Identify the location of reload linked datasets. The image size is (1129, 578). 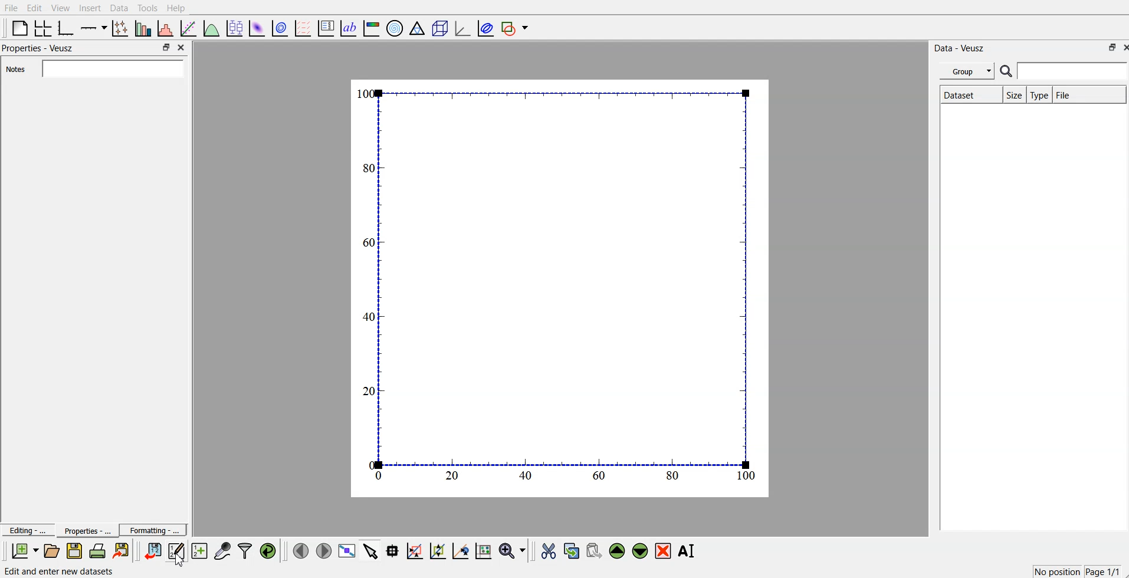
(270, 550).